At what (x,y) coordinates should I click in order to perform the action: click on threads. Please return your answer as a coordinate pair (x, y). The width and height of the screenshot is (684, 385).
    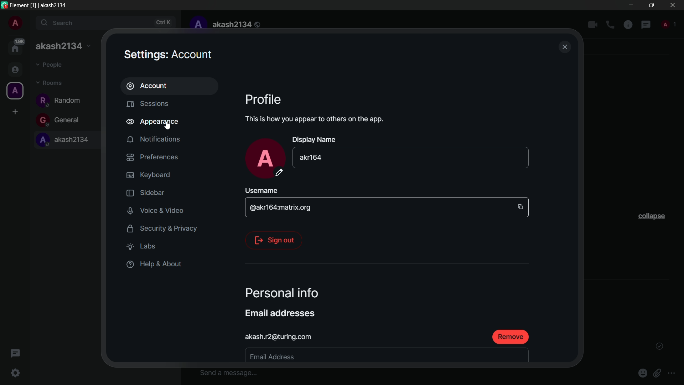
    Looking at the image, I should click on (646, 25).